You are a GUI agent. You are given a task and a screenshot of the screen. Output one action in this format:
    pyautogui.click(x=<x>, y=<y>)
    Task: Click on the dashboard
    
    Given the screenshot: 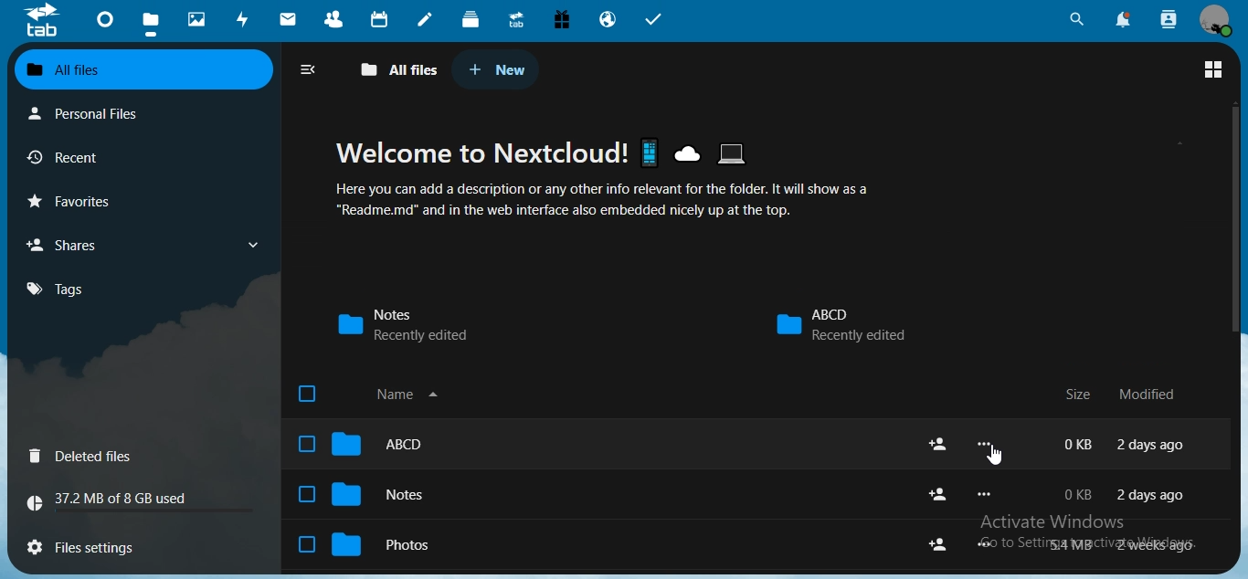 What is the action you would take?
    pyautogui.click(x=103, y=19)
    